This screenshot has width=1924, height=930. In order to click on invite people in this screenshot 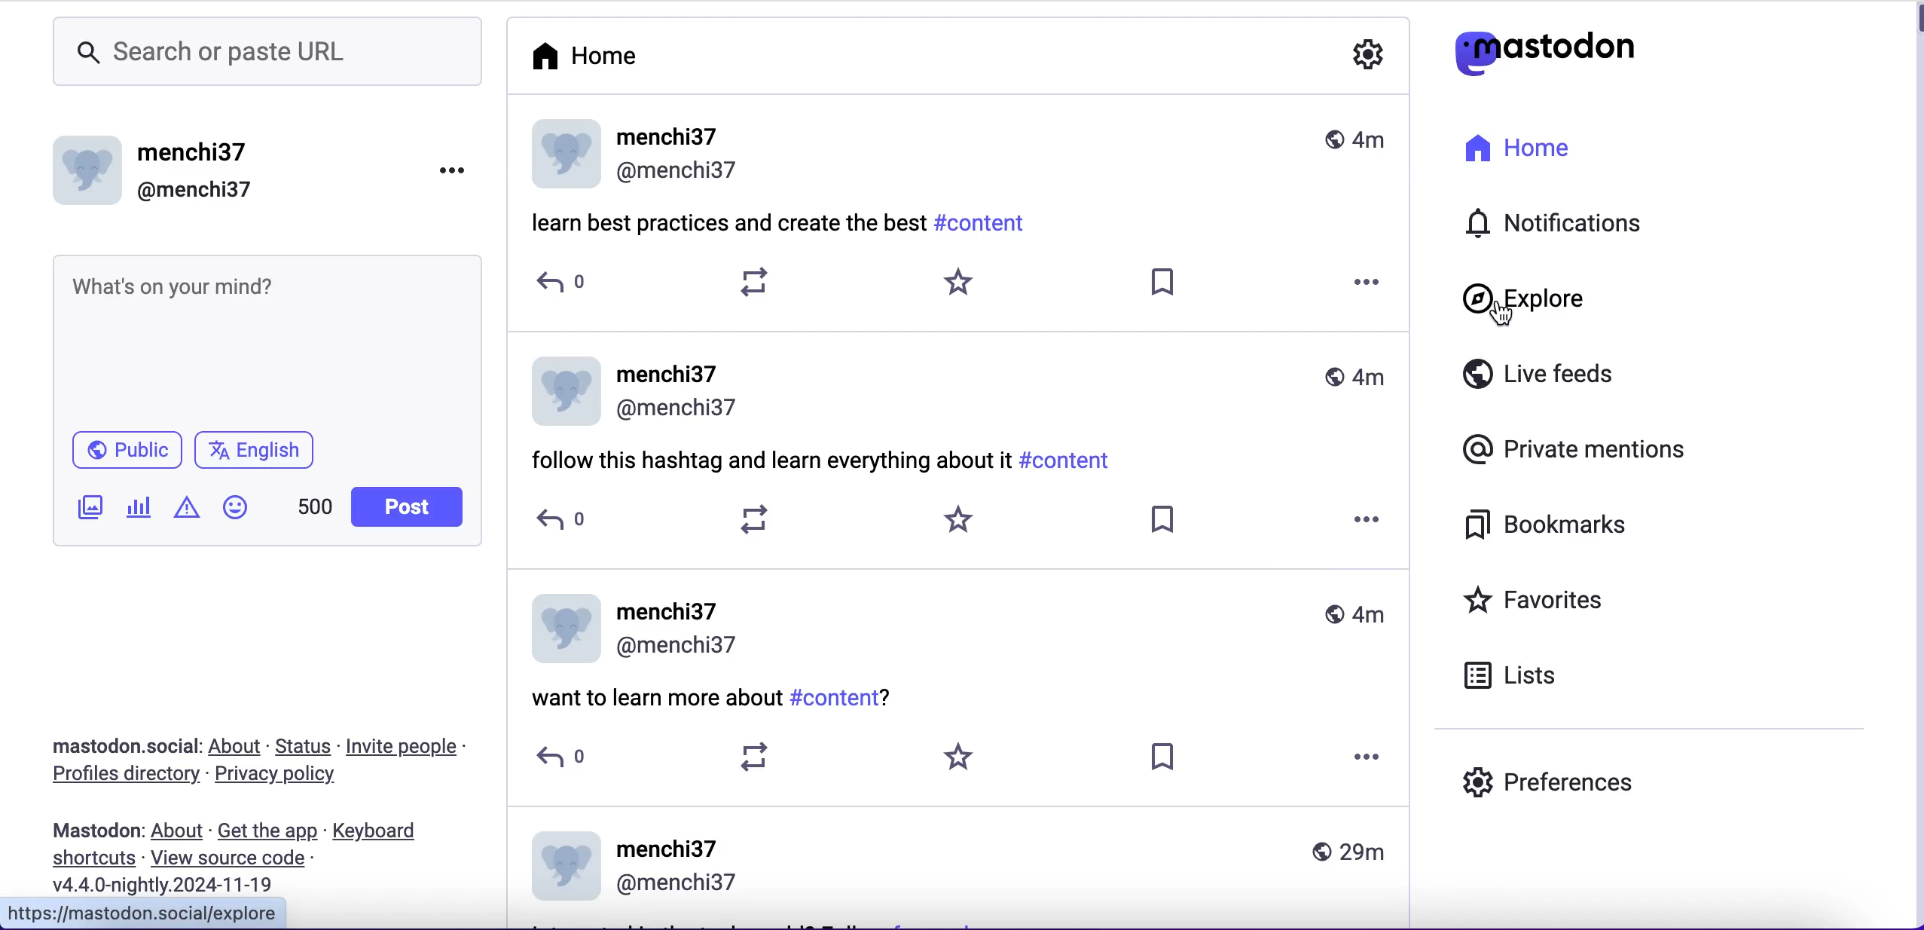, I will do `click(413, 748)`.